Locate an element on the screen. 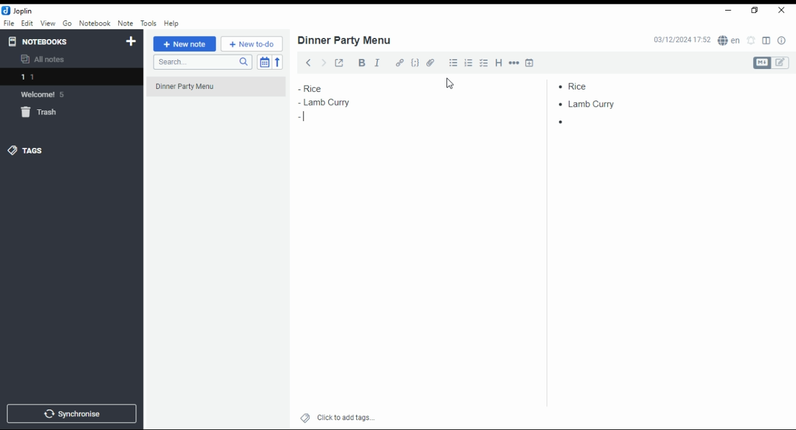  lamb curry is located at coordinates (591, 104).